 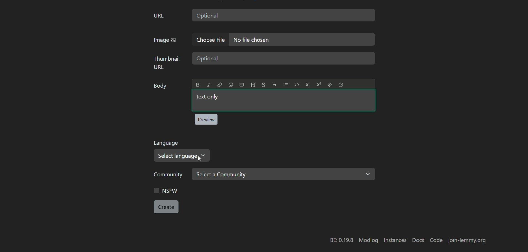 What do you see at coordinates (342, 240) in the screenshot?
I see `BE: 0.19.8` at bounding box center [342, 240].